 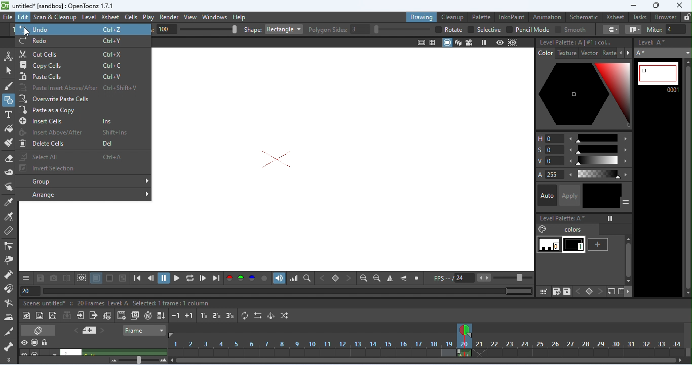 I want to click on swing, so click(x=271, y=315).